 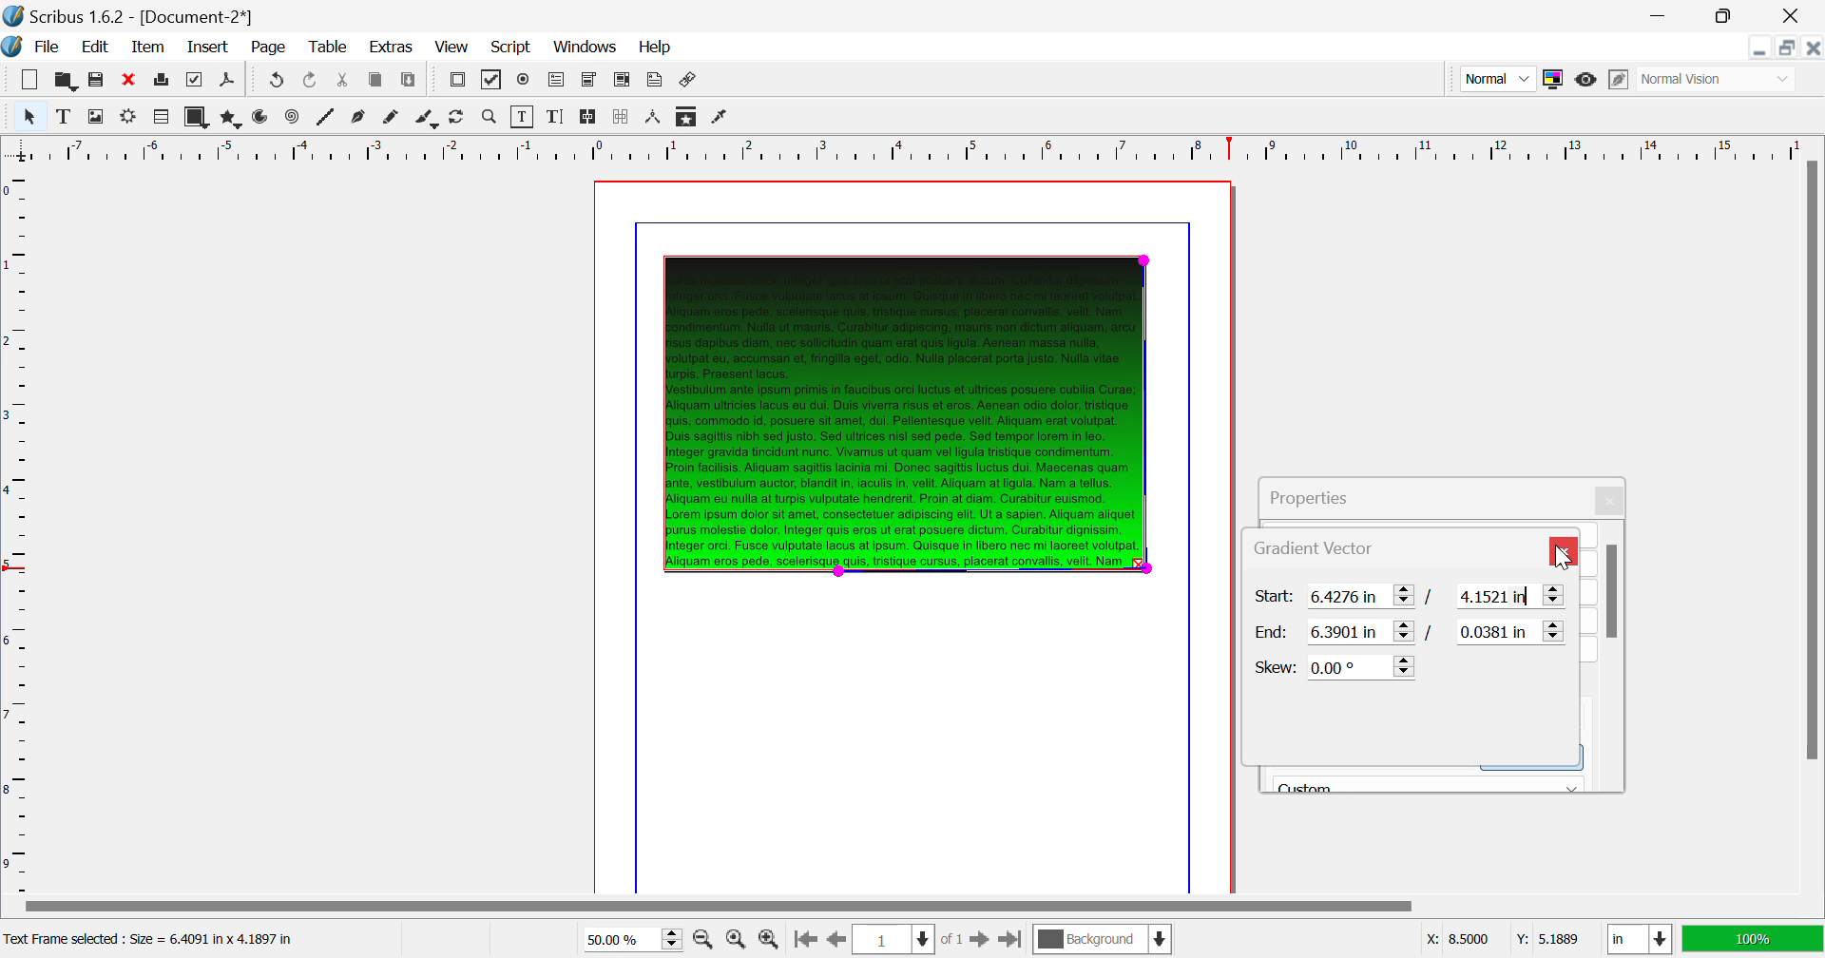 What do you see at coordinates (770, 940) in the screenshot?
I see `Zoom In` at bounding box center [770, 940].